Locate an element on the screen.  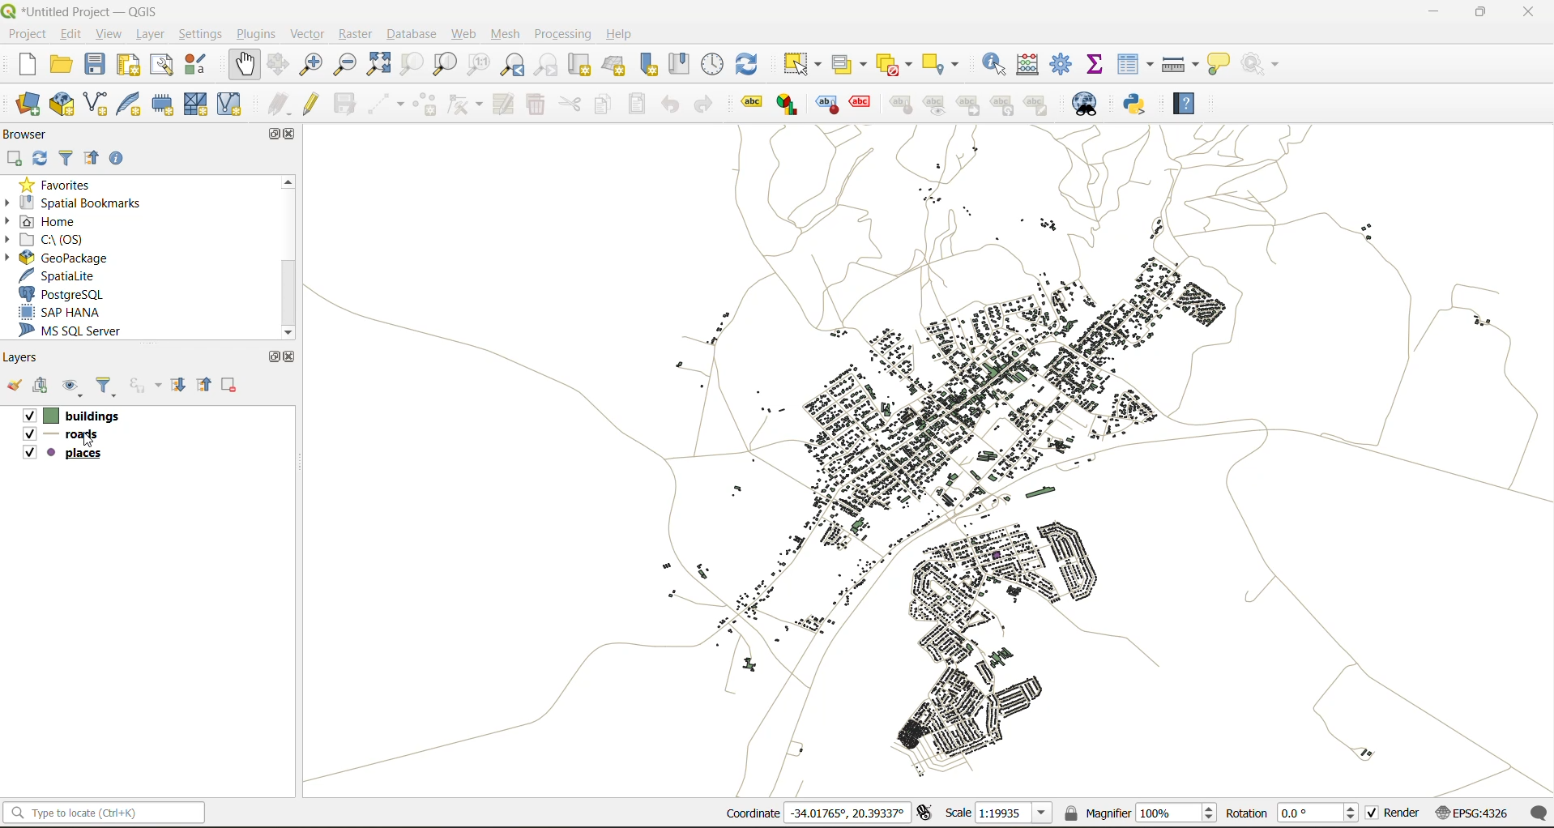
move a label,diagram or callout is located at coordinates (970, 105).